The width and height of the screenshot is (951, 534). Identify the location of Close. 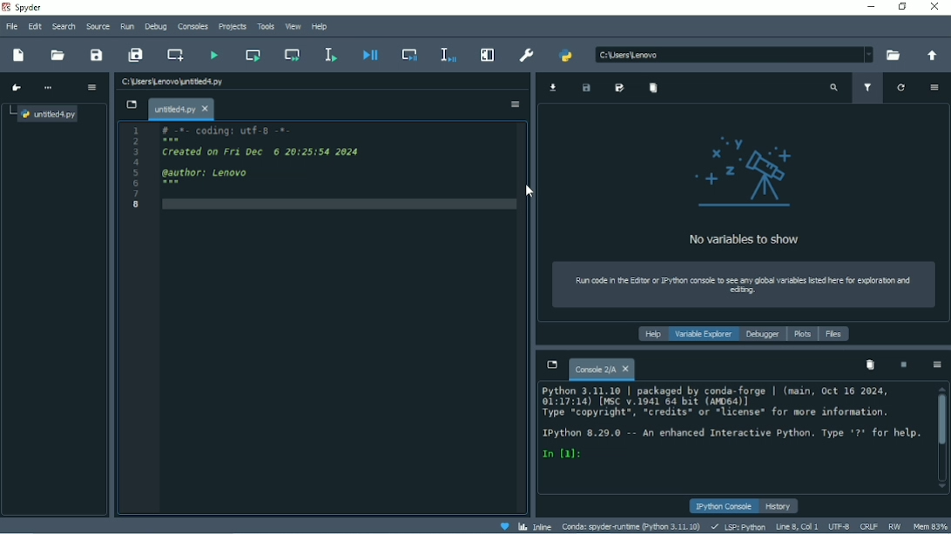
(937, 7).